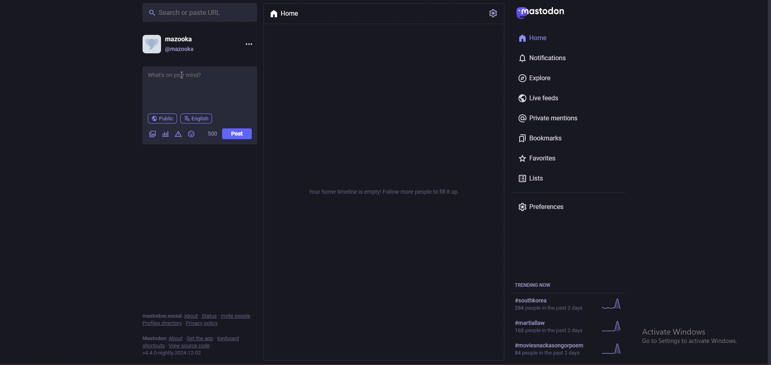  I want to click on preferences, so click(563, 205).